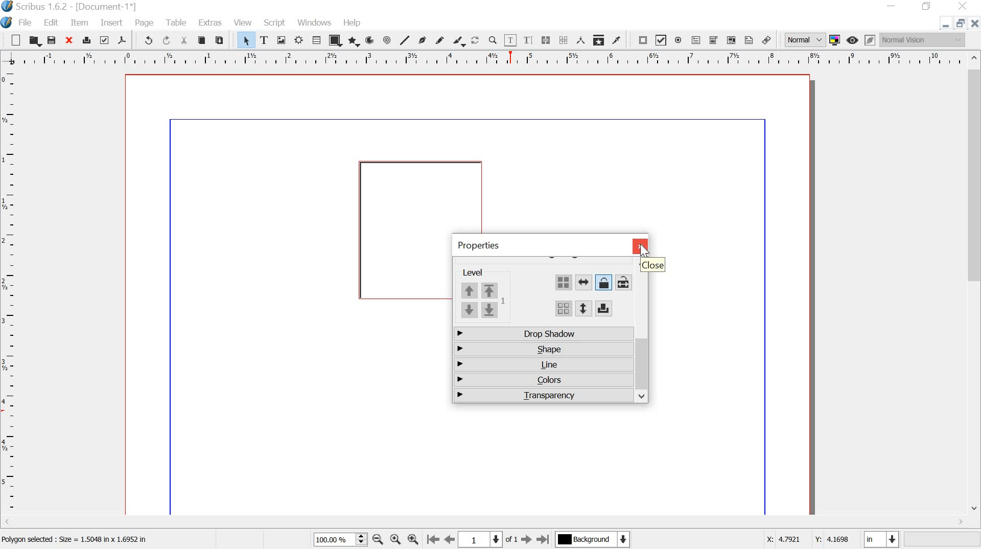 The image size is (981, 549). I want to click on ungroup, so click(563, 310).